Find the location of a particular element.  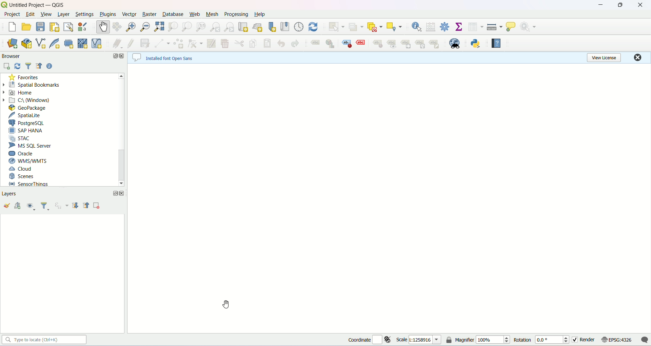

add is located at coordinates (7, 66).